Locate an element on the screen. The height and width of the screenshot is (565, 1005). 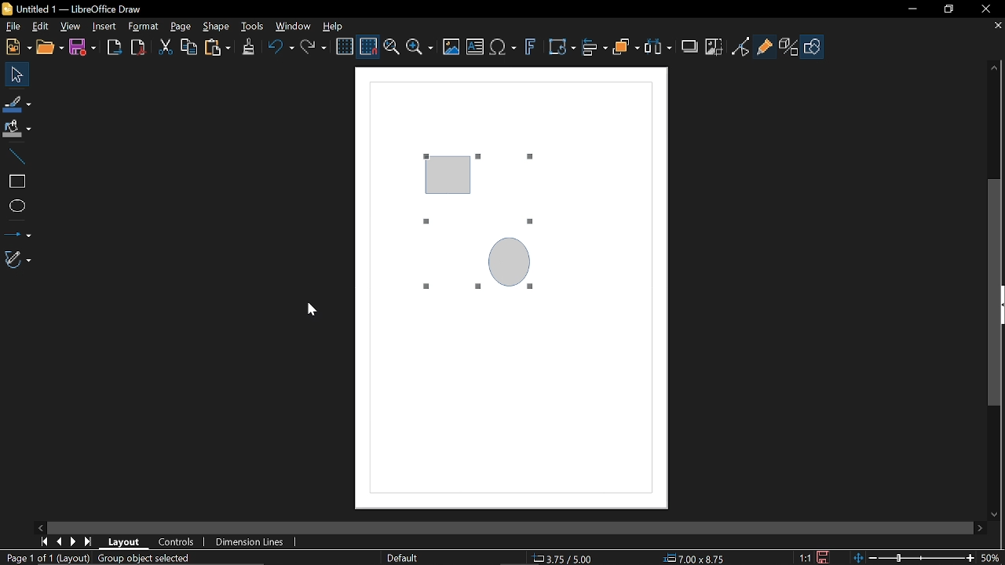
Insert equation is located at coordinates (505, 47).